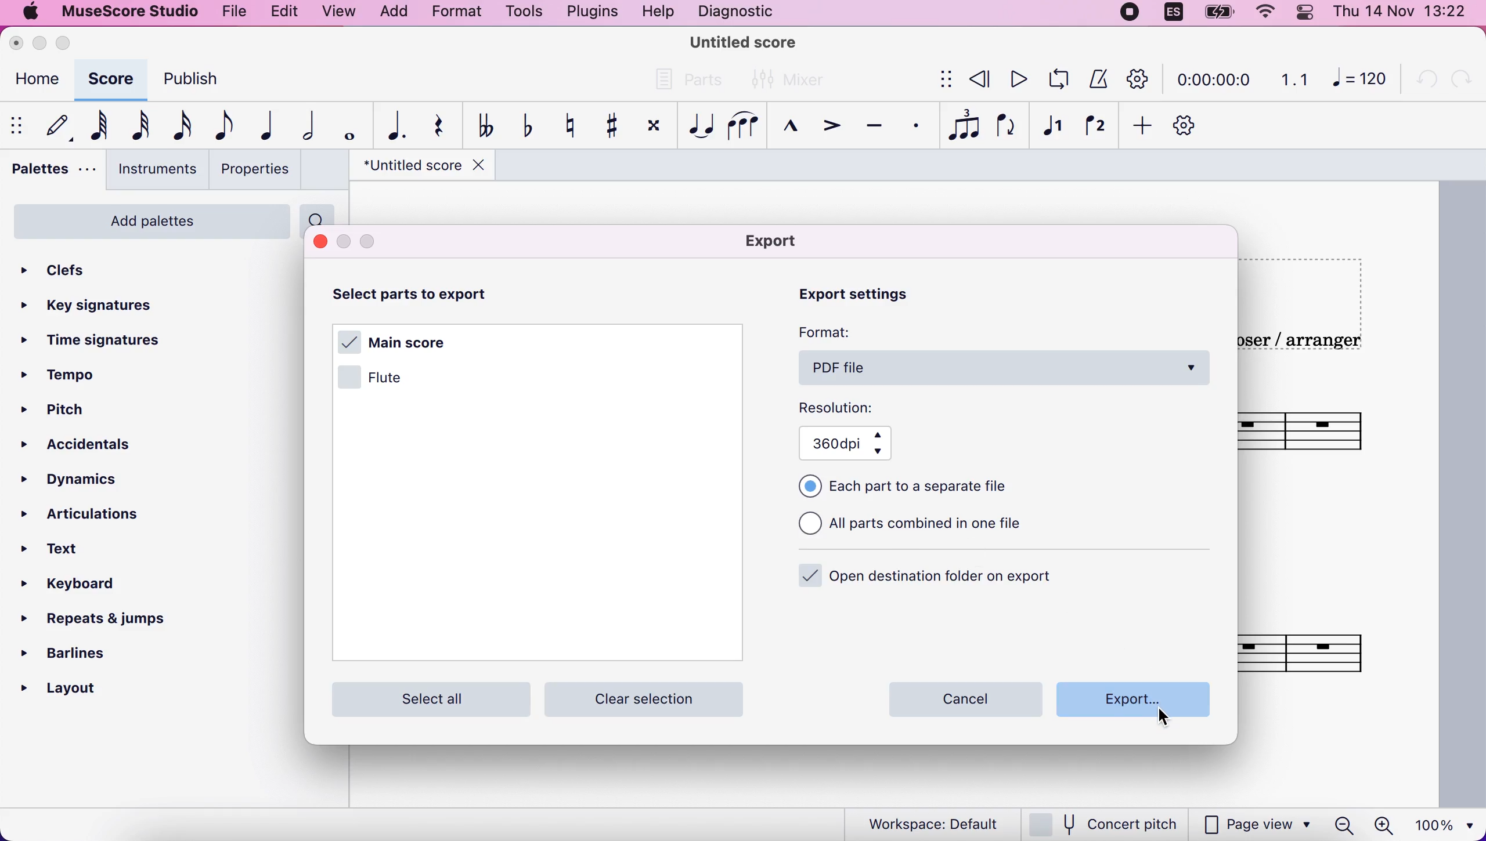 The width and height of the screenshot is (1486, 841). Describe the element at coordinates (388, 377) in the screenshot. I see `flute` at that location.